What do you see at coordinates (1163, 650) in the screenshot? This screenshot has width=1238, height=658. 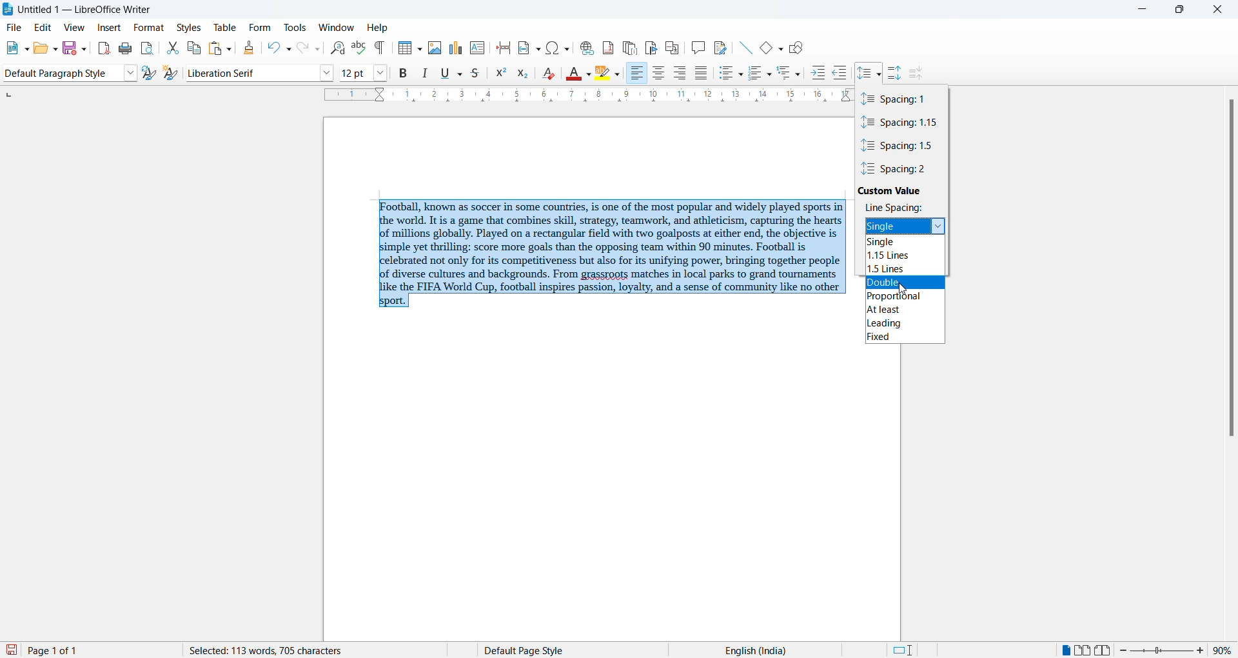 I see `zoom slider` at bounding box center [1163, 650].